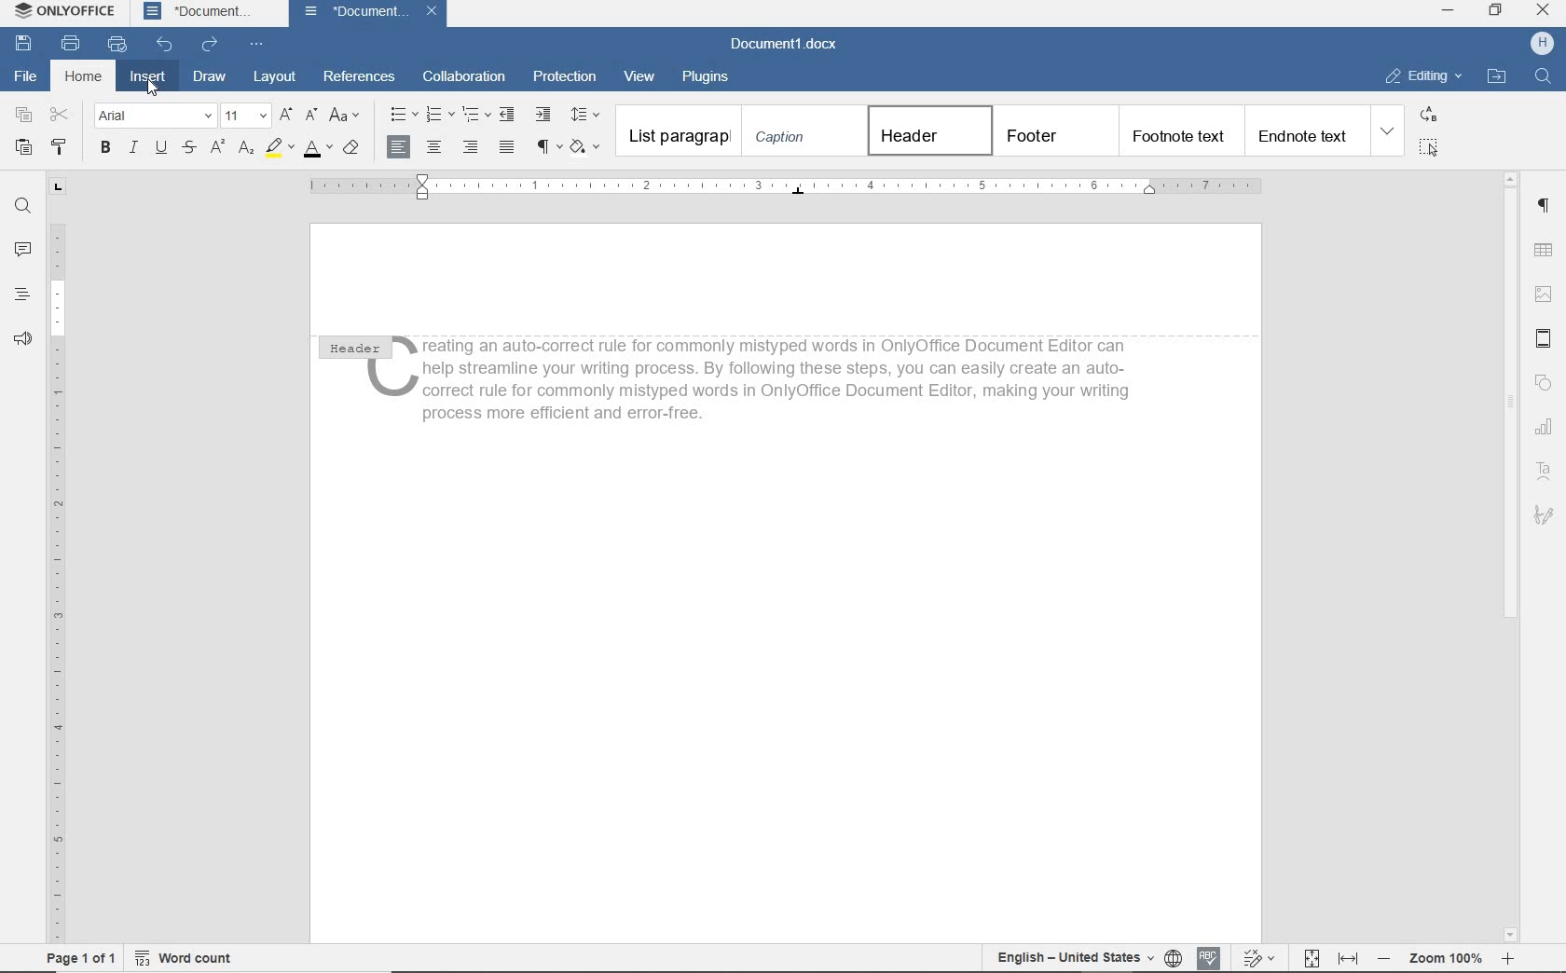  What do you see at coordinates (784, 43) in the screenshot?
I see `DOCUMENT .docx` at bounding box center [784, 43].